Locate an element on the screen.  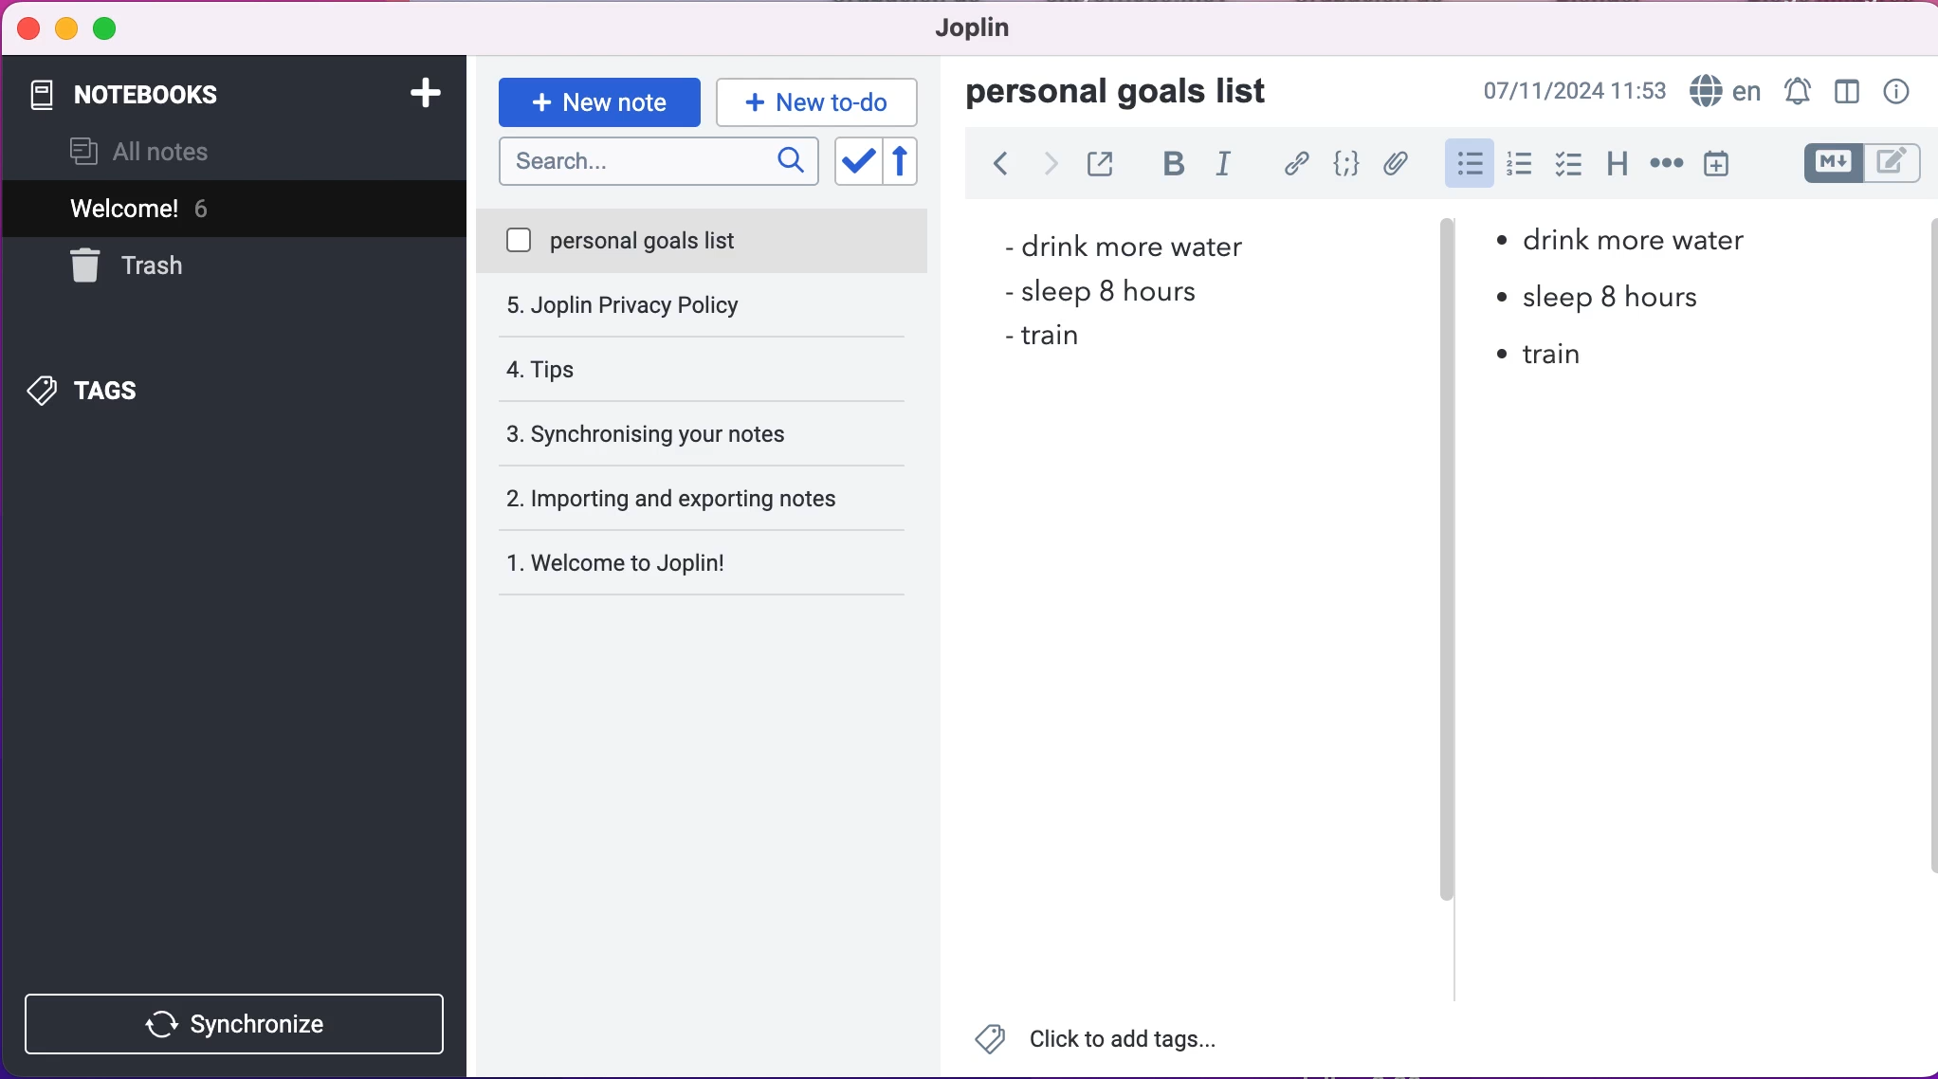
hyperlink is located at coordinates (1296, 164).